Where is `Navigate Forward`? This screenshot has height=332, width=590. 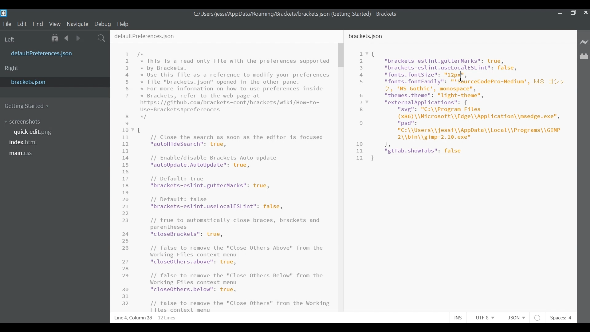
Navigate Forward is located at coordinates (78, 38).